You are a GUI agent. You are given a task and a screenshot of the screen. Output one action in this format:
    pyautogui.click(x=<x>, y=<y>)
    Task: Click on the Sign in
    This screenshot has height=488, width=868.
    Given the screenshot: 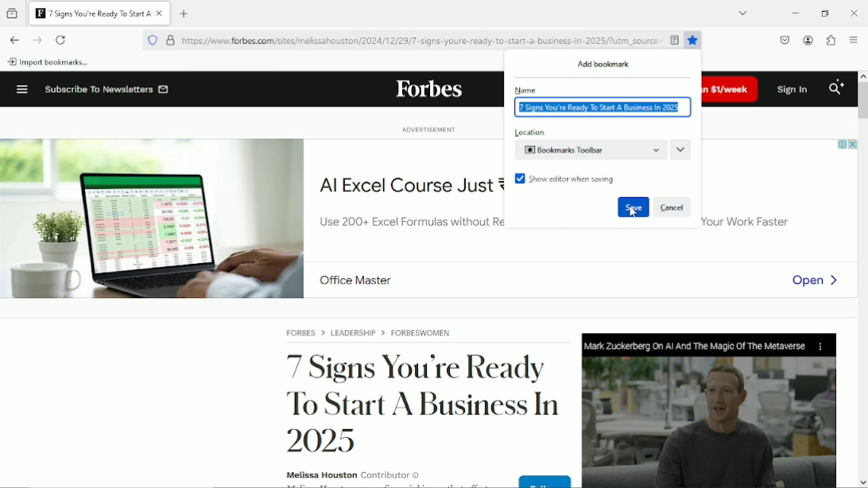 What is the action you would take?
    pyautogui.click(x=794, y=89)
    